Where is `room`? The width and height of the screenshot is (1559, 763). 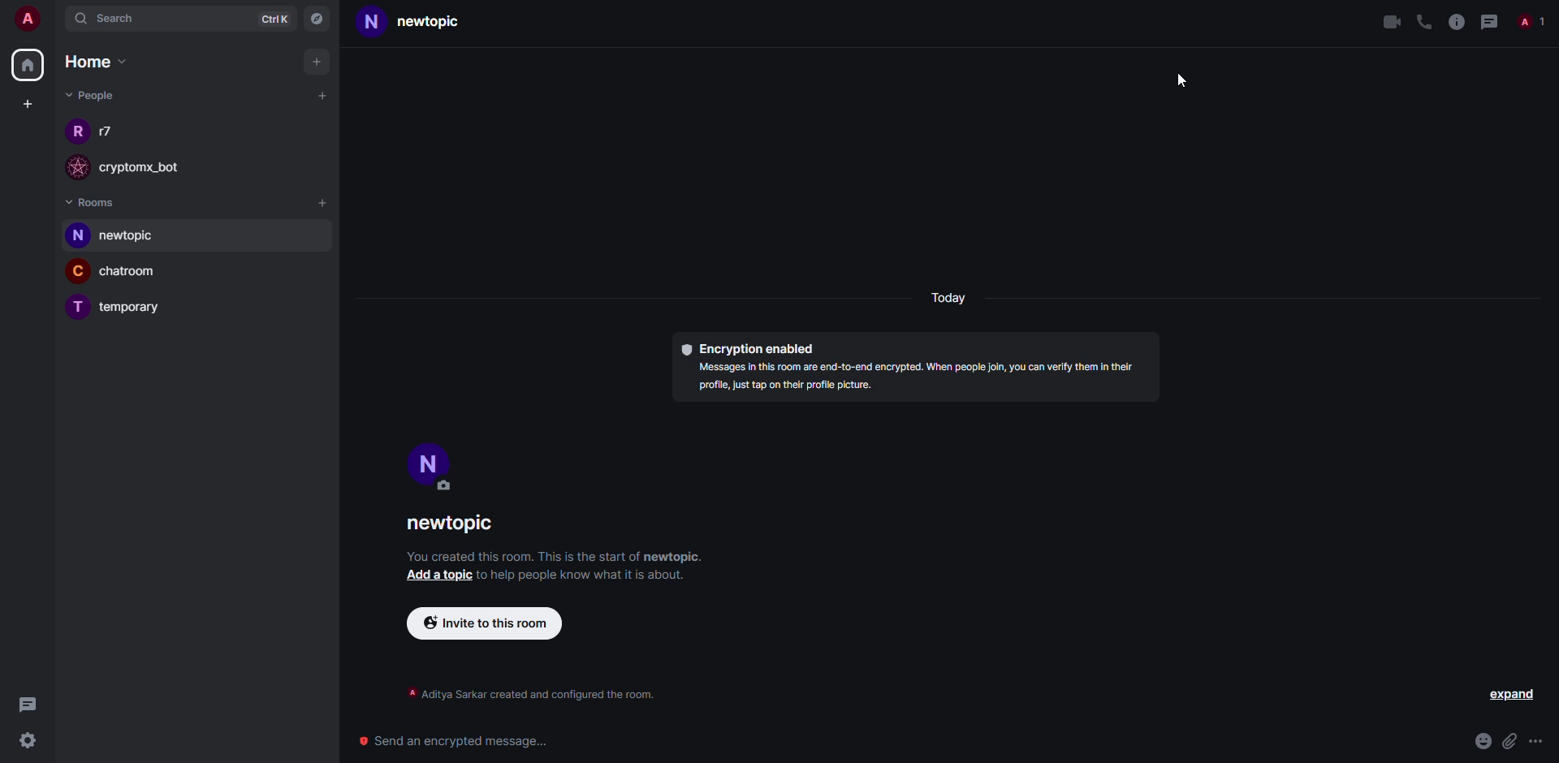 room is located at coordinates (136, 273).